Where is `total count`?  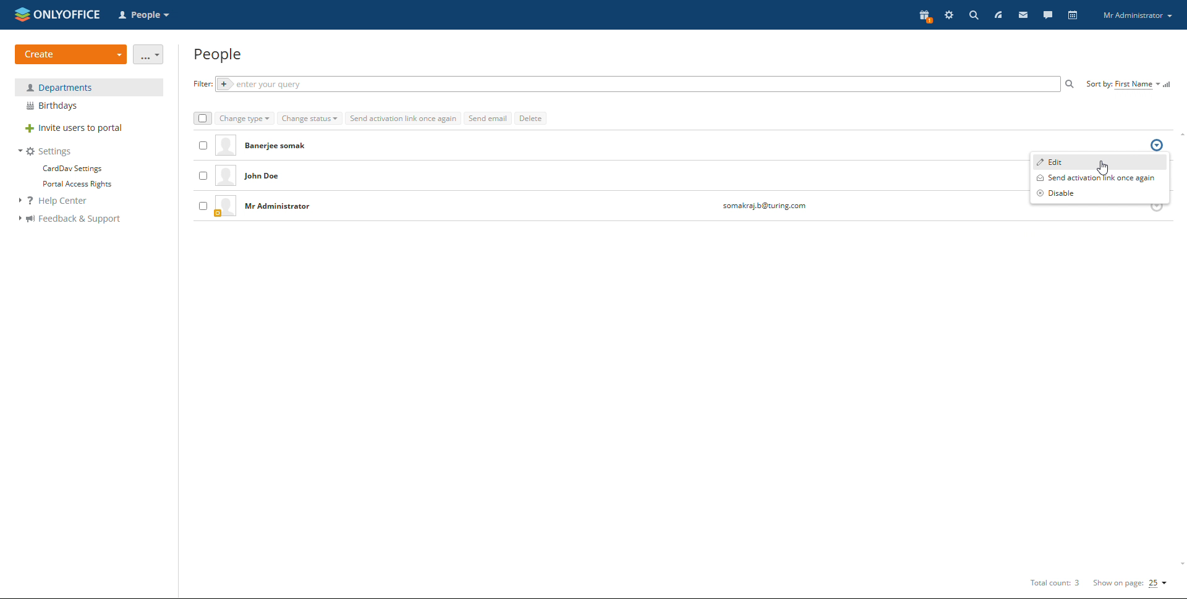 total count is located at coordinates (1053, 584).